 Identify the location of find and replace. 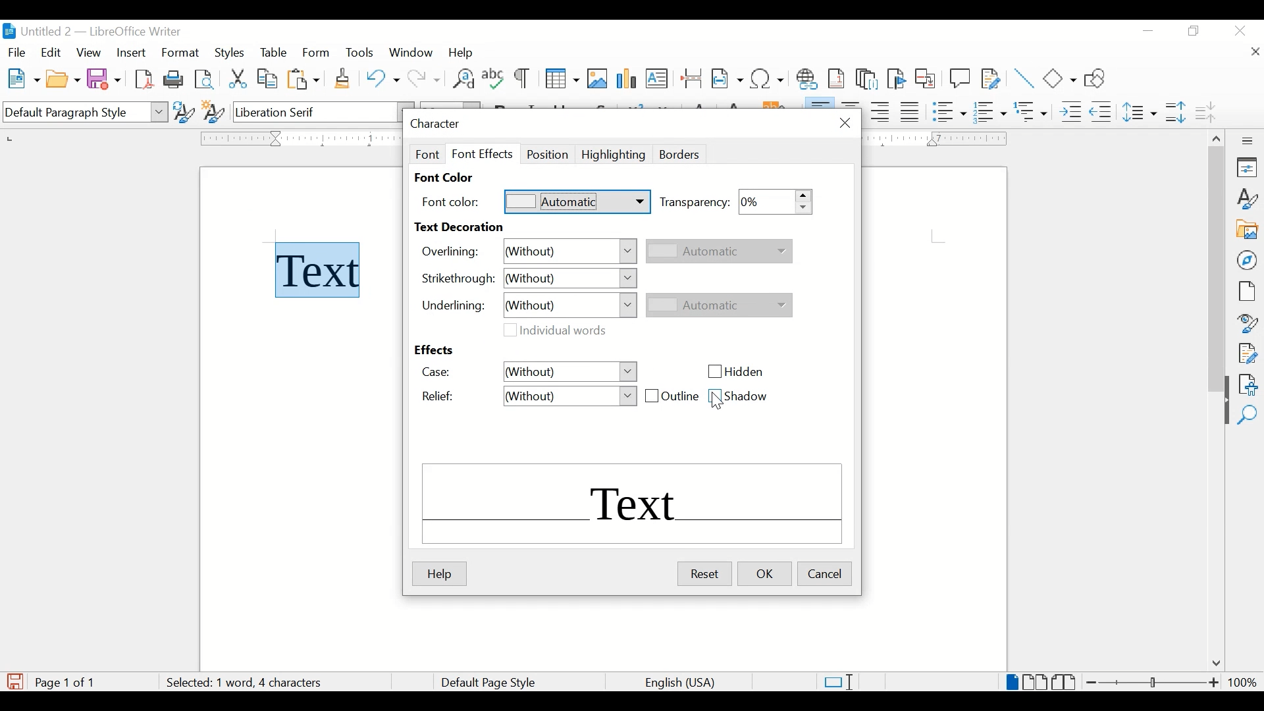
(462, 78).